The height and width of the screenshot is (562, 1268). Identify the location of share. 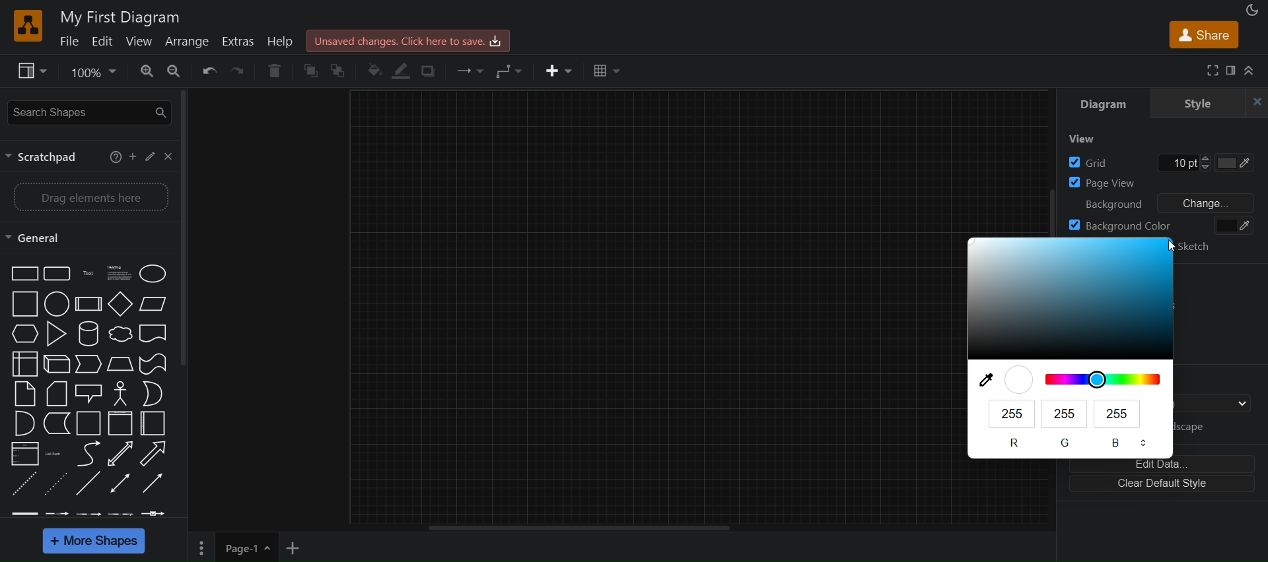
(1201, 36).